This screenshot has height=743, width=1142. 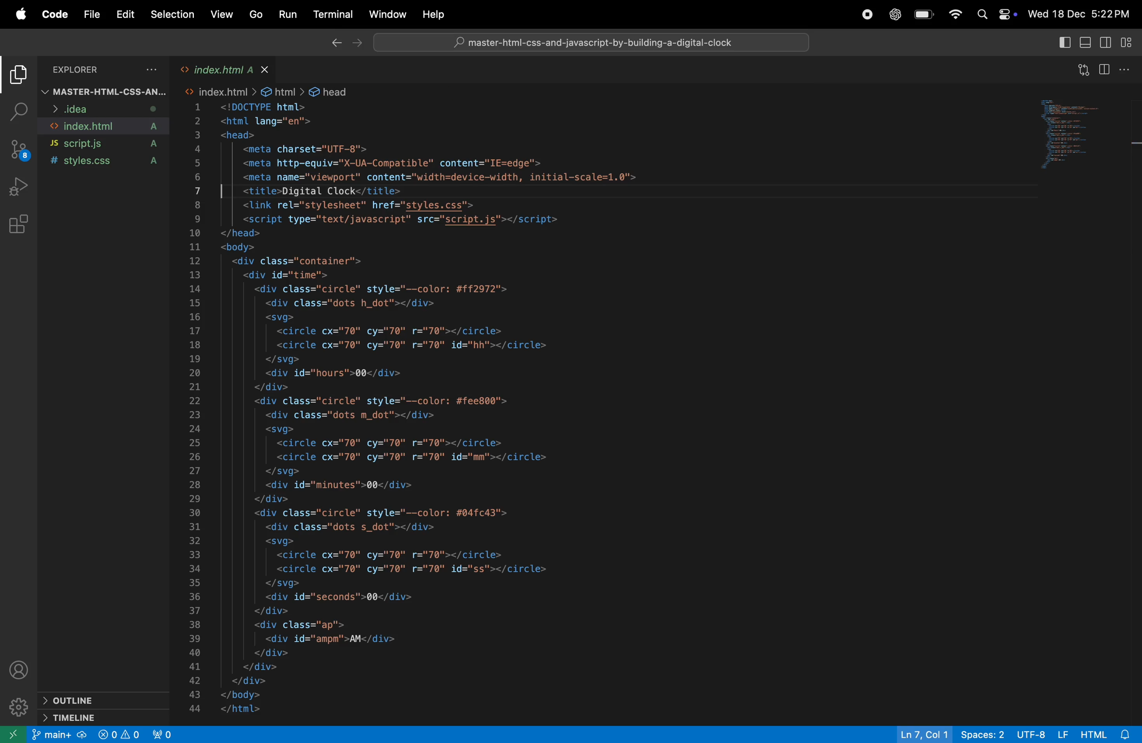 What do you see at coordinates (1107, 732) in the screenshot?
I see `html alert` at bounding box center [1107, 732].